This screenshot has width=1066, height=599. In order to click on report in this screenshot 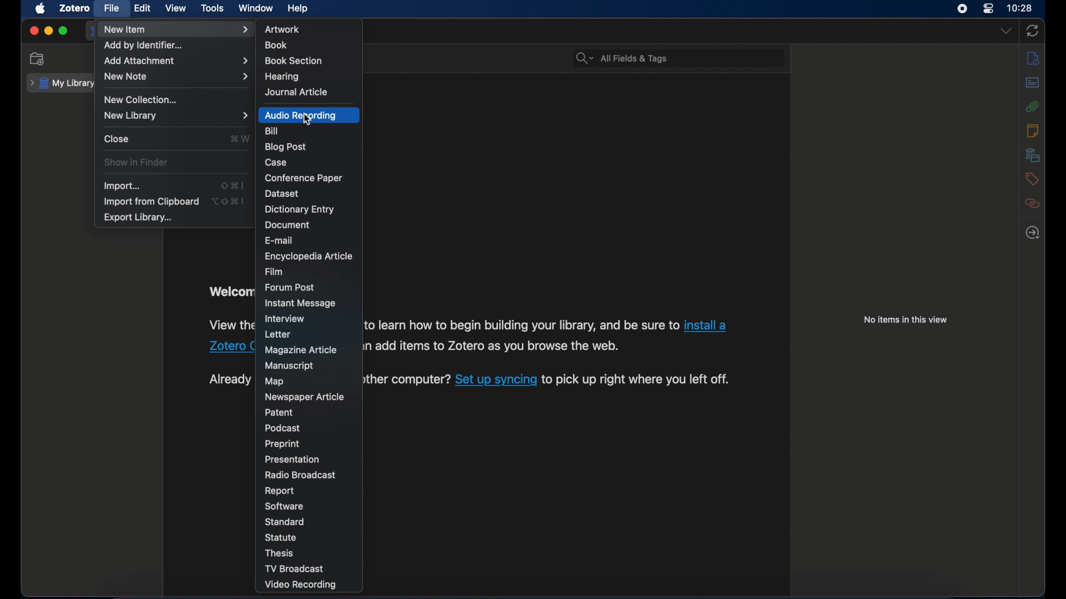, I will do `click(279, 491)`.